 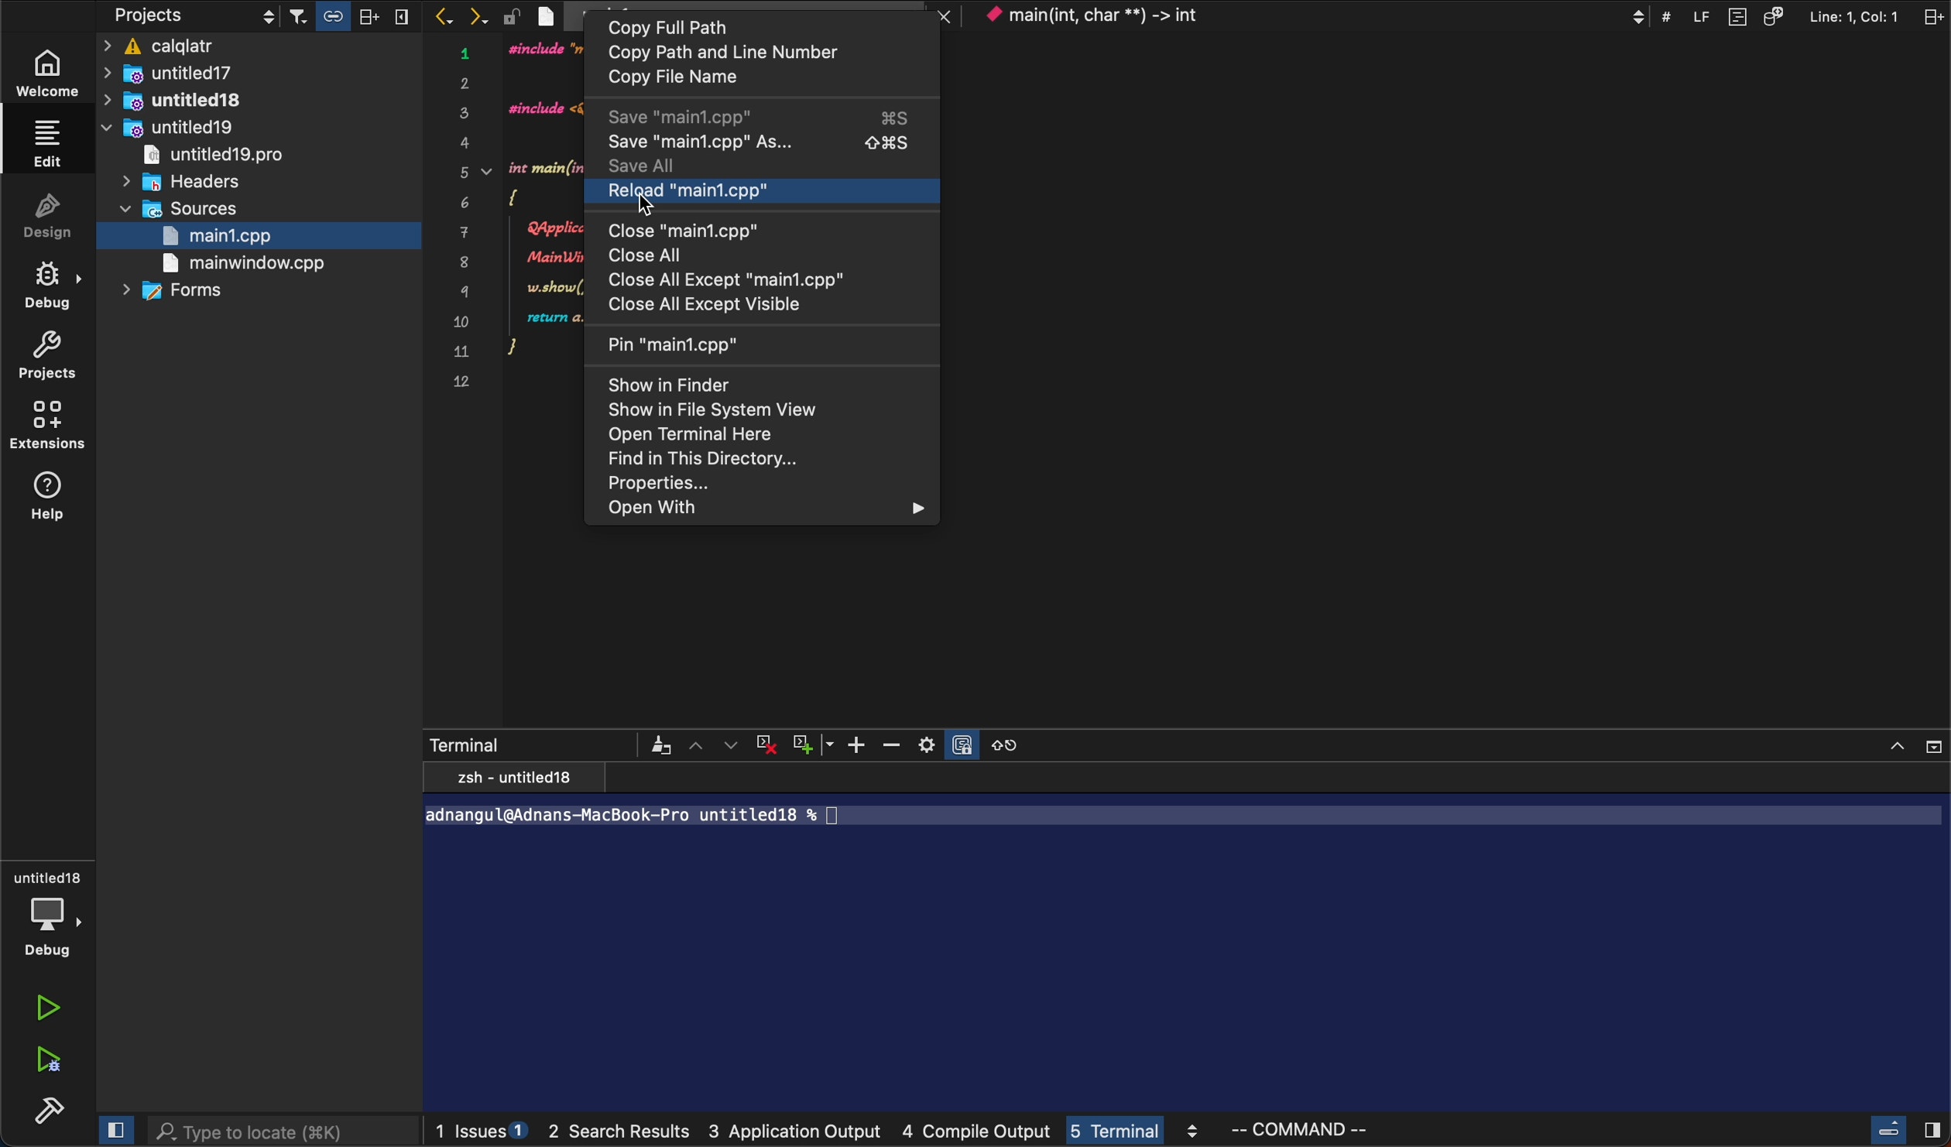 I want to click on save, so click(x=763, y=116).